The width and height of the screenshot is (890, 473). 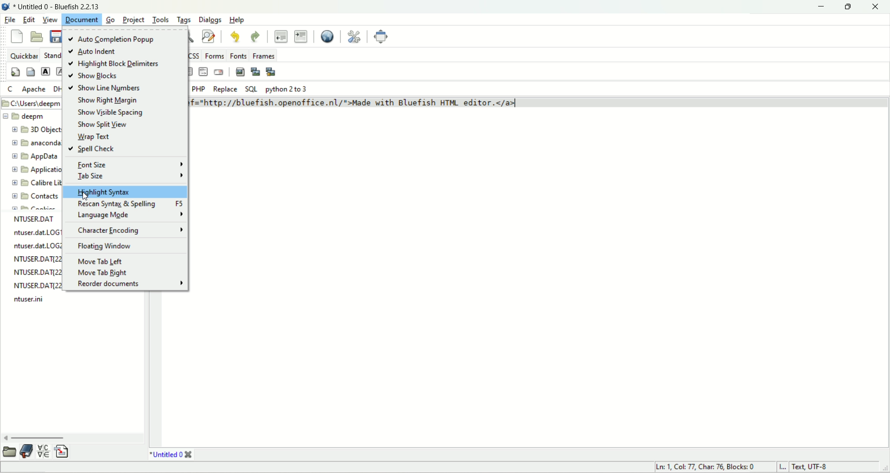 What do you see at coordinates (7, 7) in the screenshot?
I see `logo` at bounding box center [7, 7].